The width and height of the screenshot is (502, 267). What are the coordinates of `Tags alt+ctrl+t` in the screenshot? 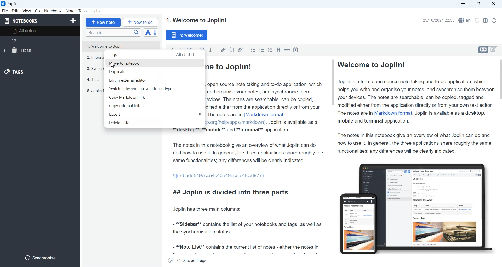 It's located at (155, 54).